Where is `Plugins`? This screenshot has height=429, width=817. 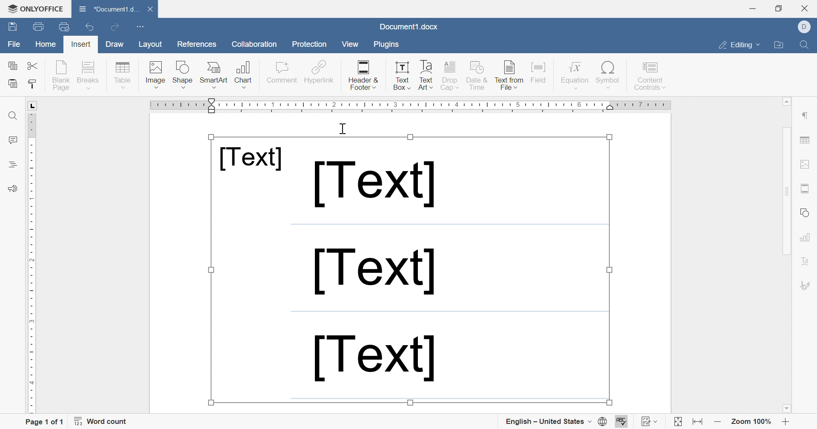
Plugins is located at coordinates (387, 46).